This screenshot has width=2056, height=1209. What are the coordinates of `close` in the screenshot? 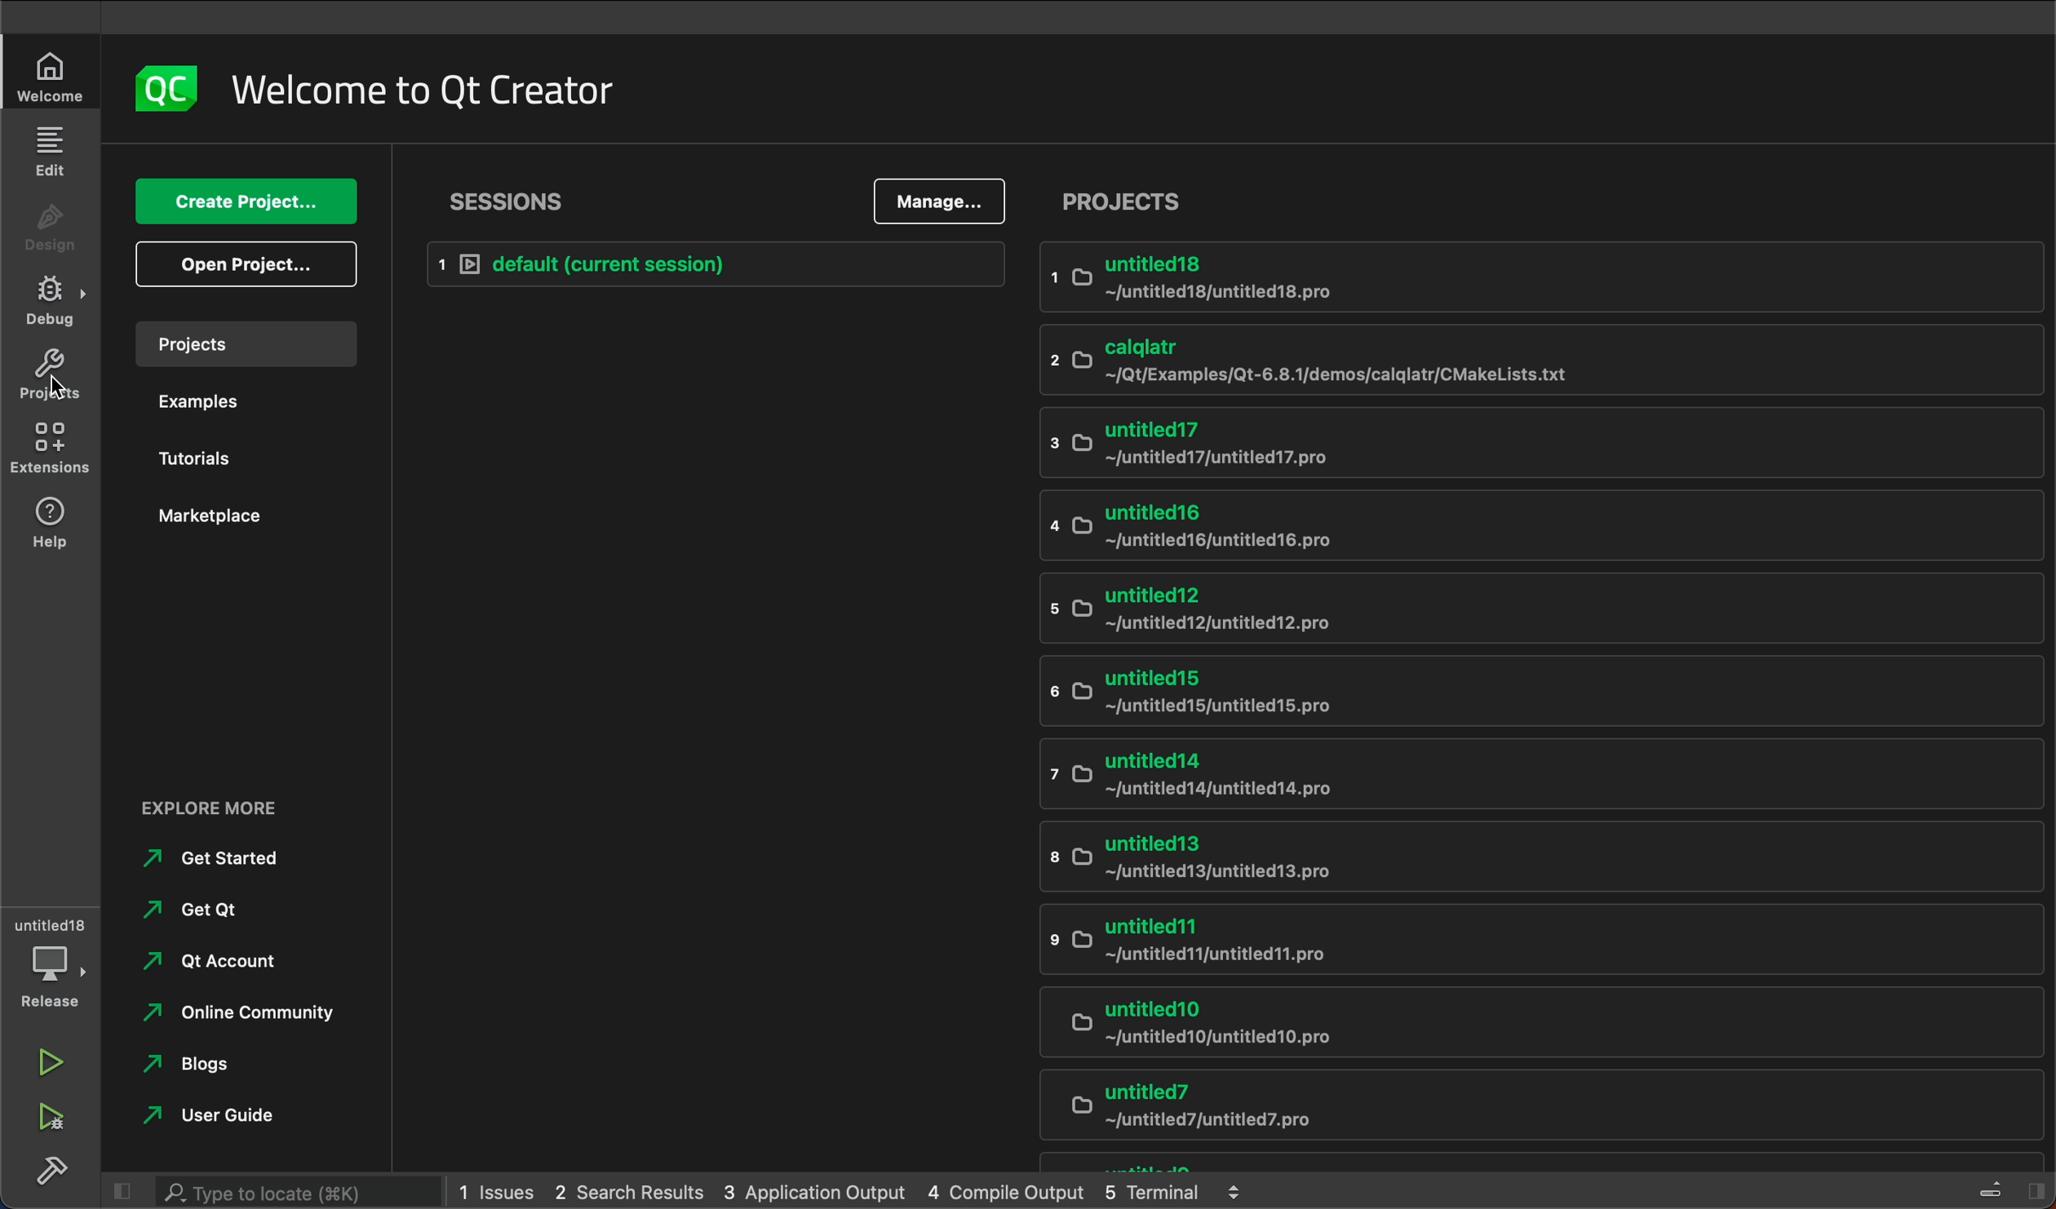 It's located at (122, 1191).